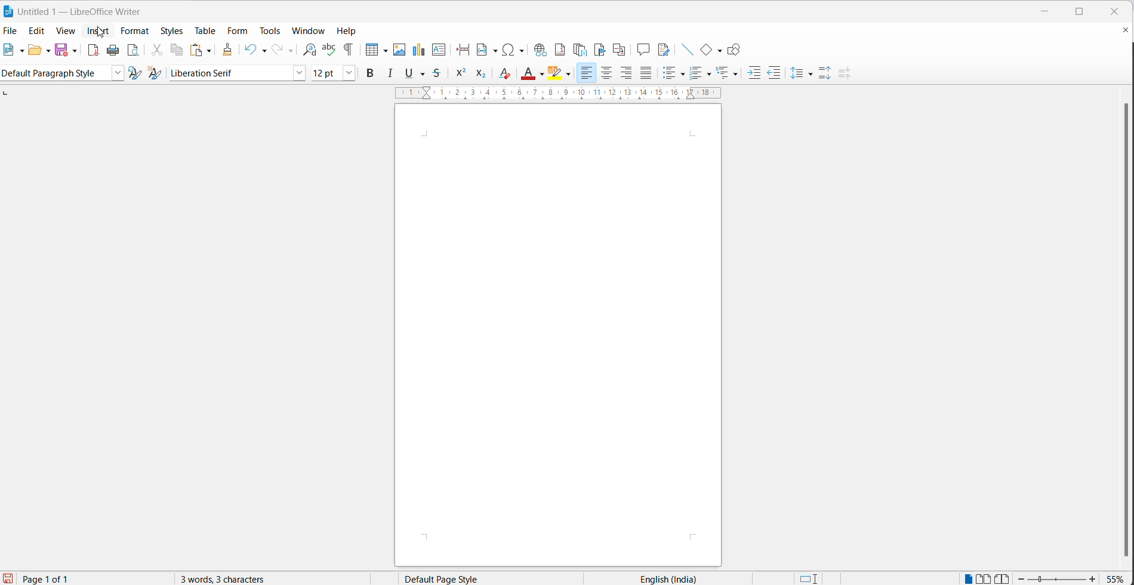 The height and width of the screenshot is (585, 1134). What do you see at coordinates (1004, 578) in the screenshot?
I see `book view` at bounding box center [1004, 578].